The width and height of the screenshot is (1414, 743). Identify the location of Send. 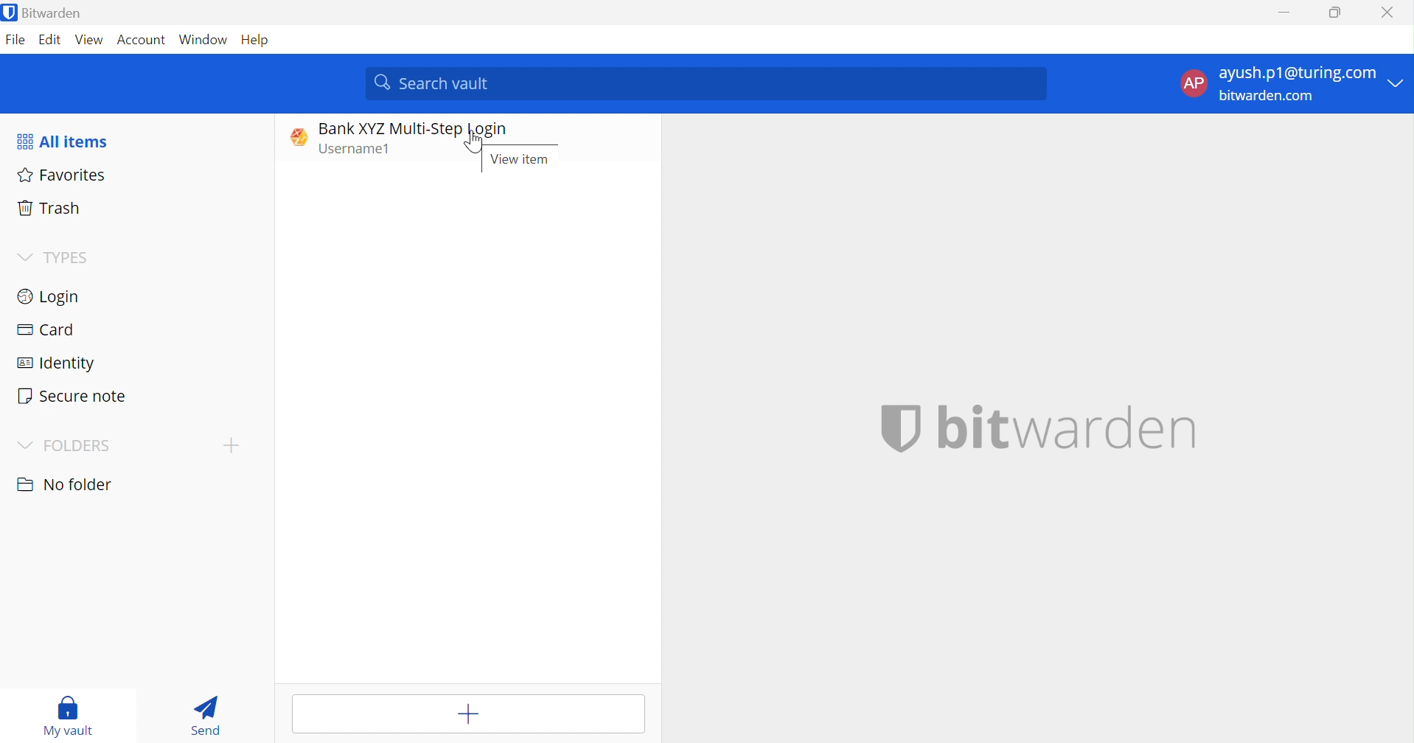
(206, 715).